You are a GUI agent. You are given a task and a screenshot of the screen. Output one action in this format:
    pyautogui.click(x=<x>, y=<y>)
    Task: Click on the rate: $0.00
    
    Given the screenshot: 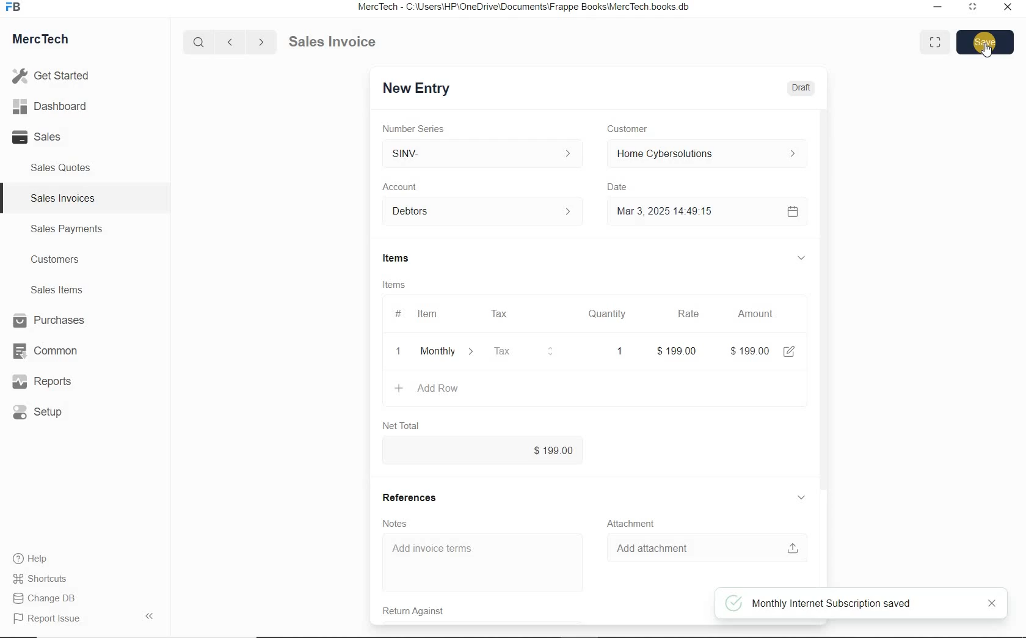 What is the action you would take?
    pyautogui.click(x=680, y=350)
    